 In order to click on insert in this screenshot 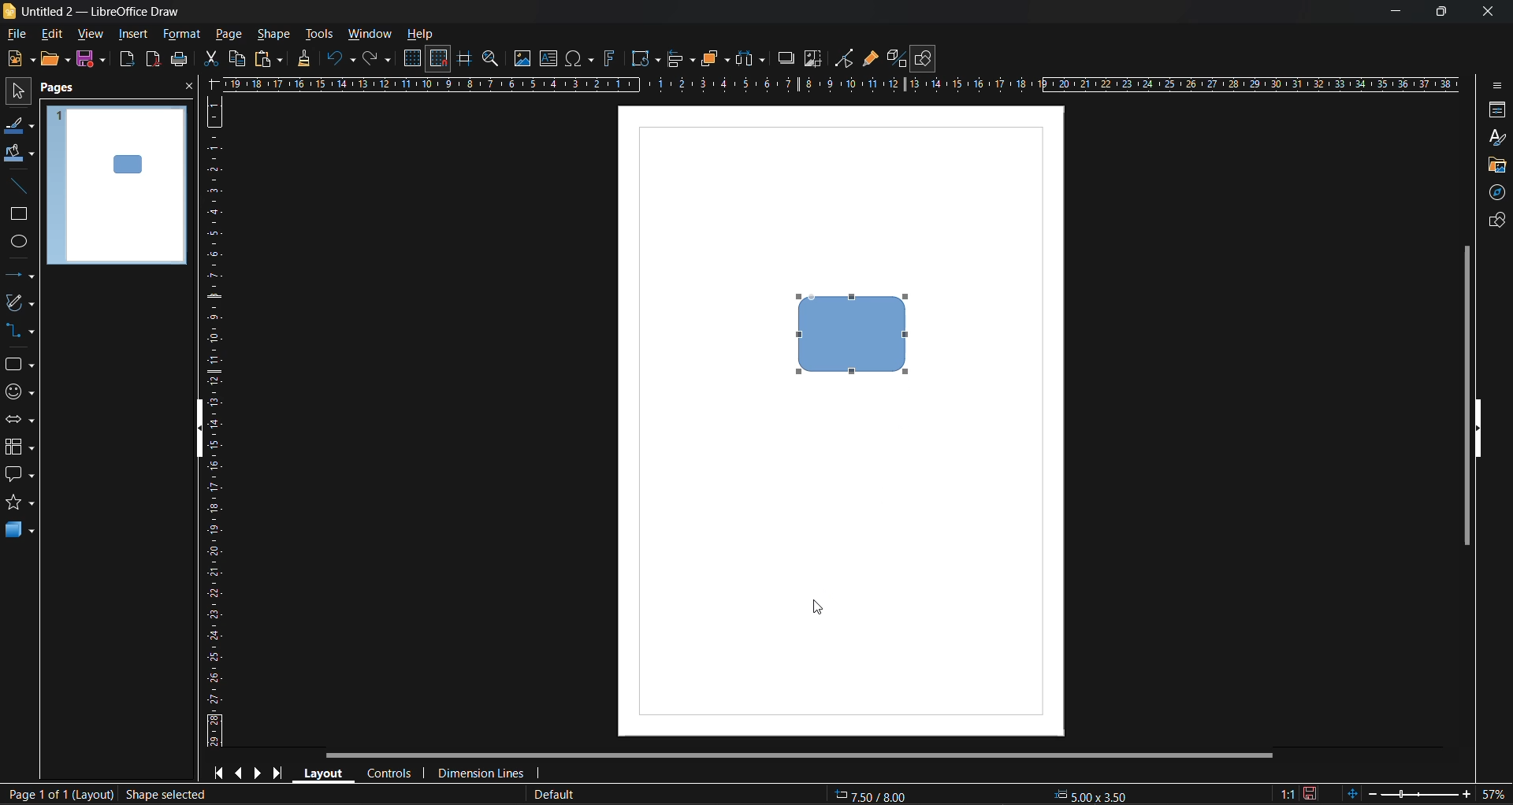, I will do `click(130, 34)`.